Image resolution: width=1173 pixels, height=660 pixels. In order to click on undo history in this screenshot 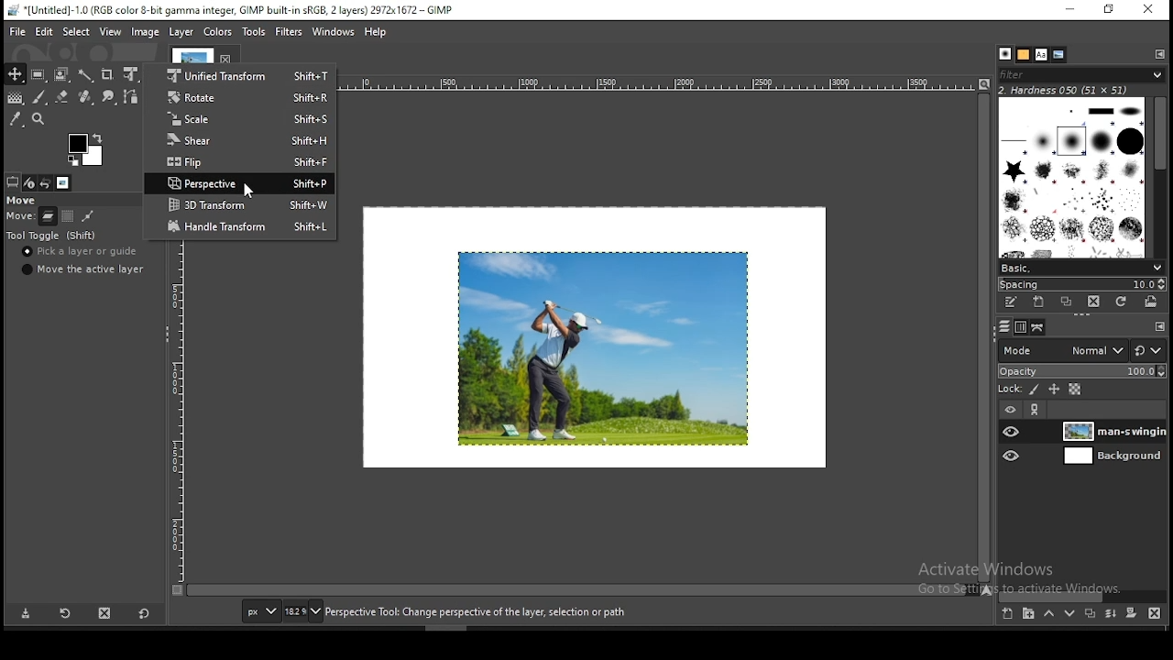, I will do `click(47, 182)`.